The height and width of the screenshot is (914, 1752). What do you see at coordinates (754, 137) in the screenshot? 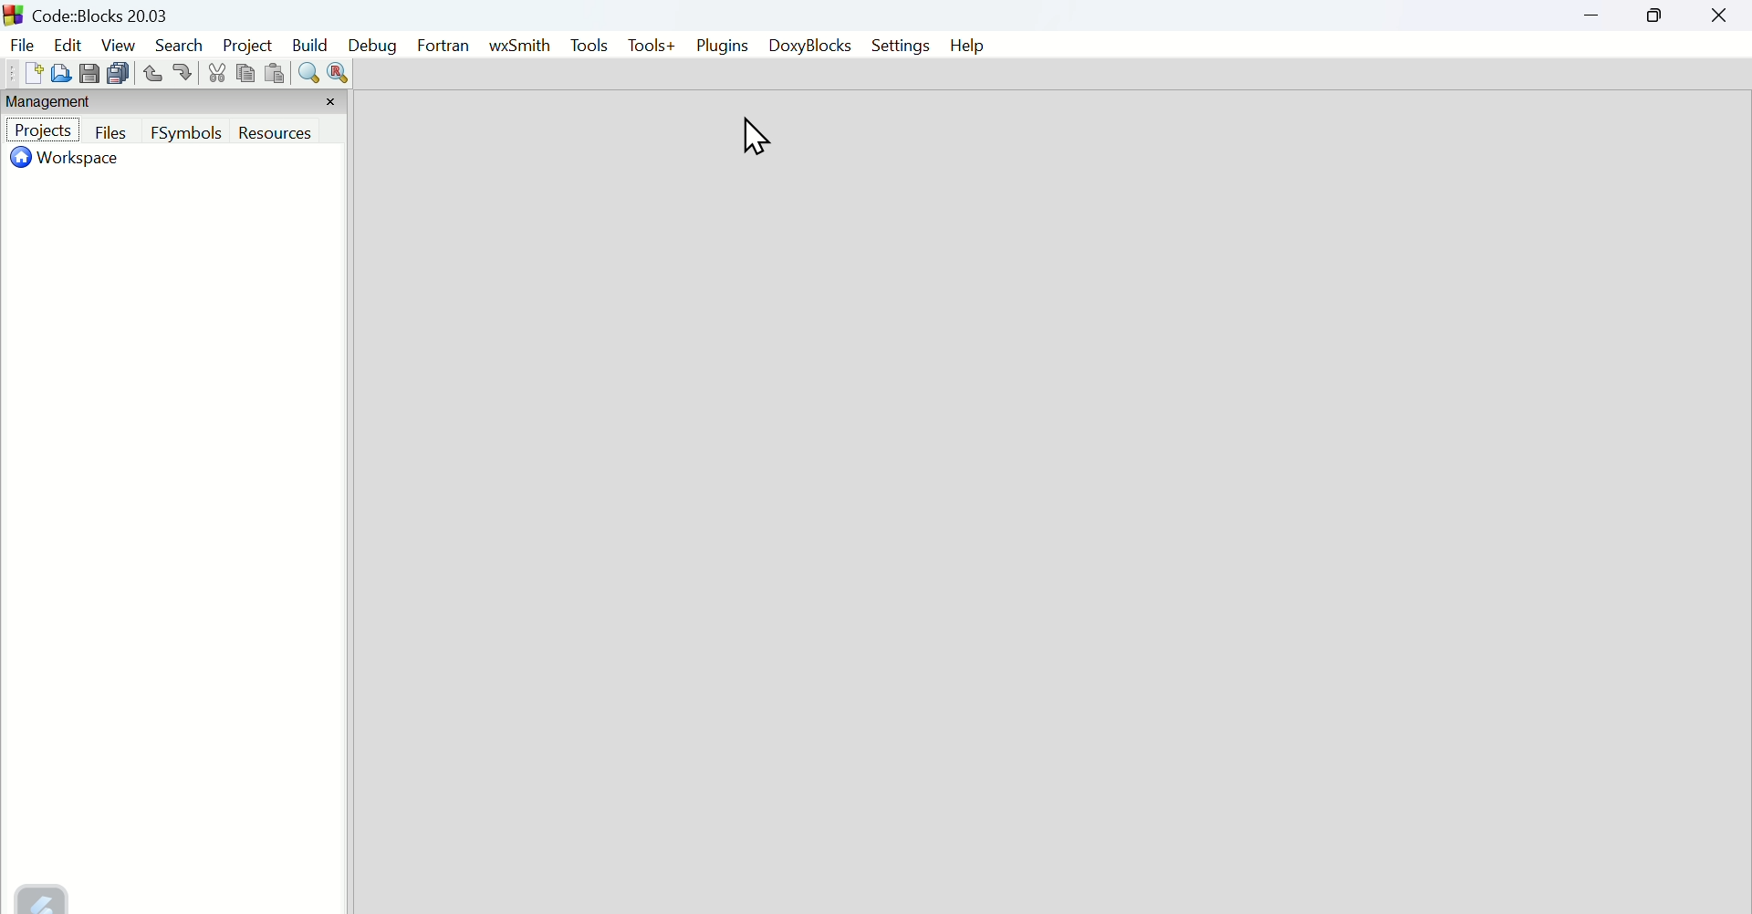
I see `Cursor` at bounding box center [754, 137].